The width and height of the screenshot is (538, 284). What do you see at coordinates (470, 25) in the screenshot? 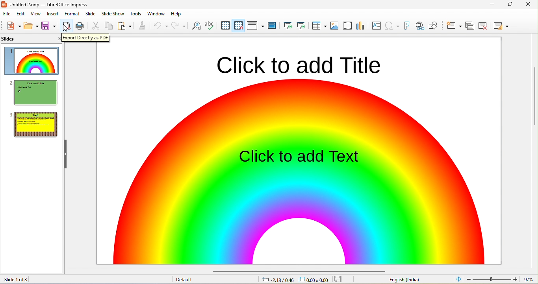
I see `duplicate slide` at bounding box center [470, 25].